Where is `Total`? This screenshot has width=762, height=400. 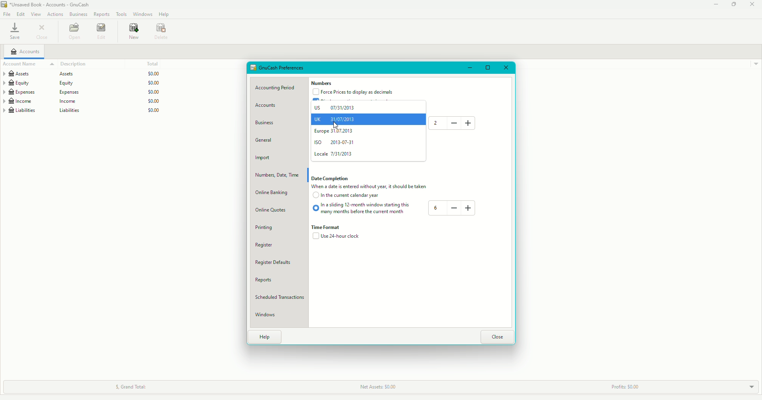
Total is located at coordinates (155, 64).